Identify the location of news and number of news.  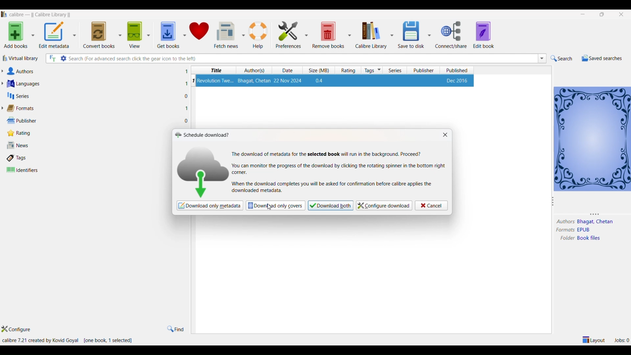
(20, 146).